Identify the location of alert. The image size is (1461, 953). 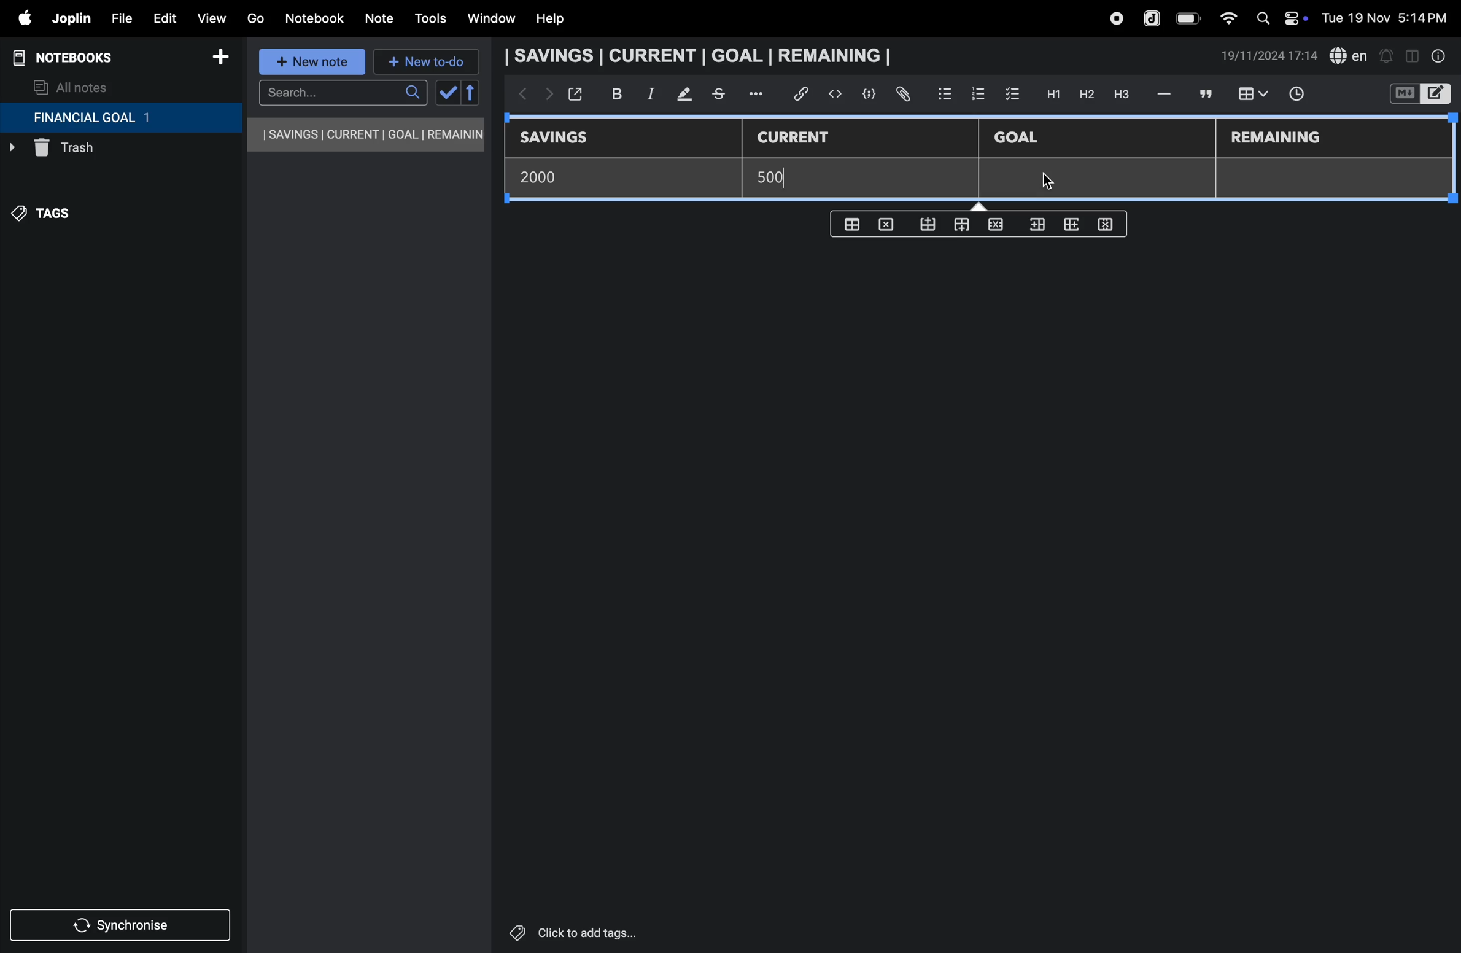
(1385, 55).